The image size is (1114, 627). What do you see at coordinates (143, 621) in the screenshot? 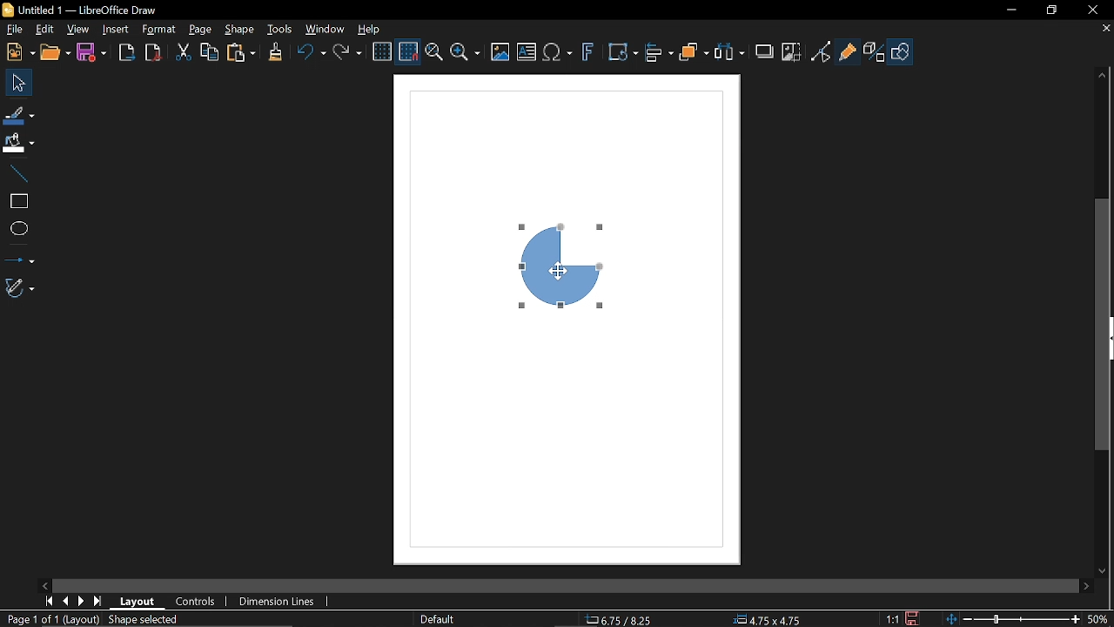
I see `shape selected` at bounding box center [143, 621].